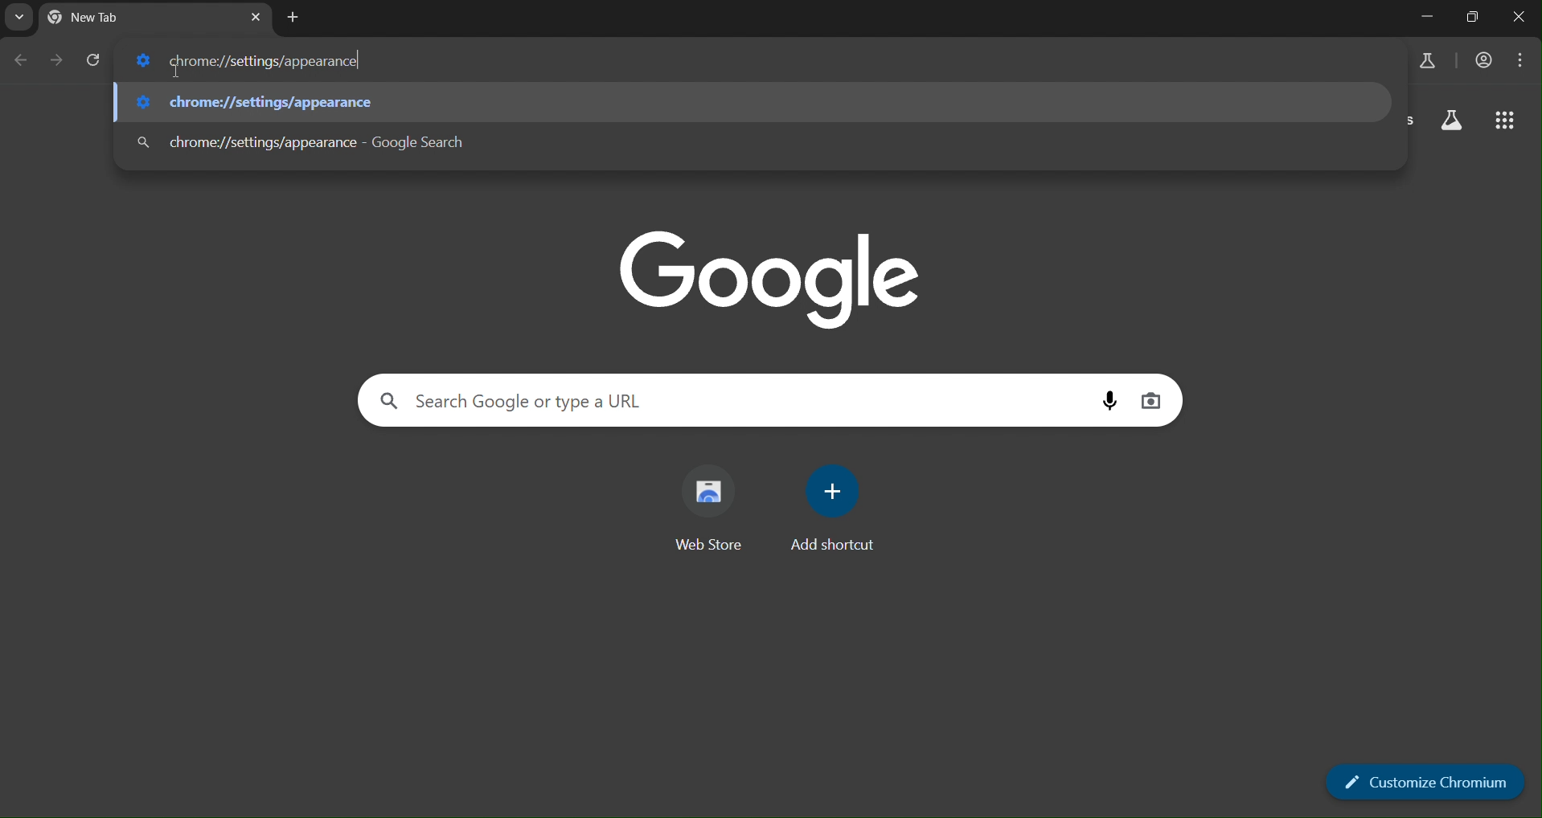  I want to click on account, so click(1483, 61).